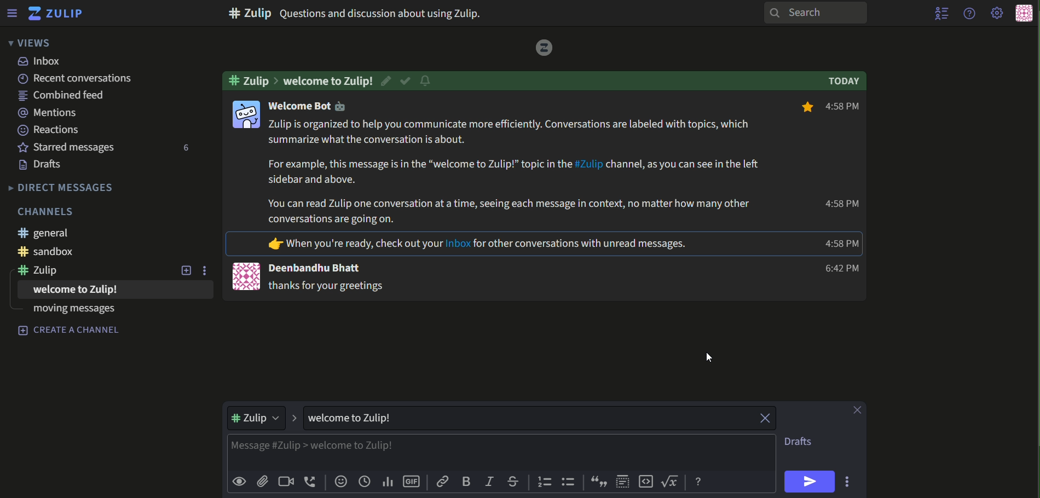 The width and height of the screenshot is (1040, 498). Describe the element at coordinates (42, 62) in the screenshot. I see `text` at that location.